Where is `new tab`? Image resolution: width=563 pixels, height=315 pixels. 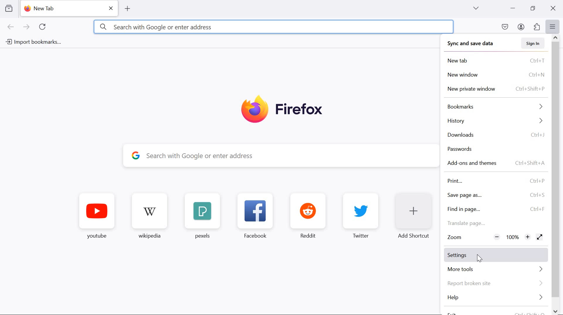 new tab is located at coordinates (71, 9).